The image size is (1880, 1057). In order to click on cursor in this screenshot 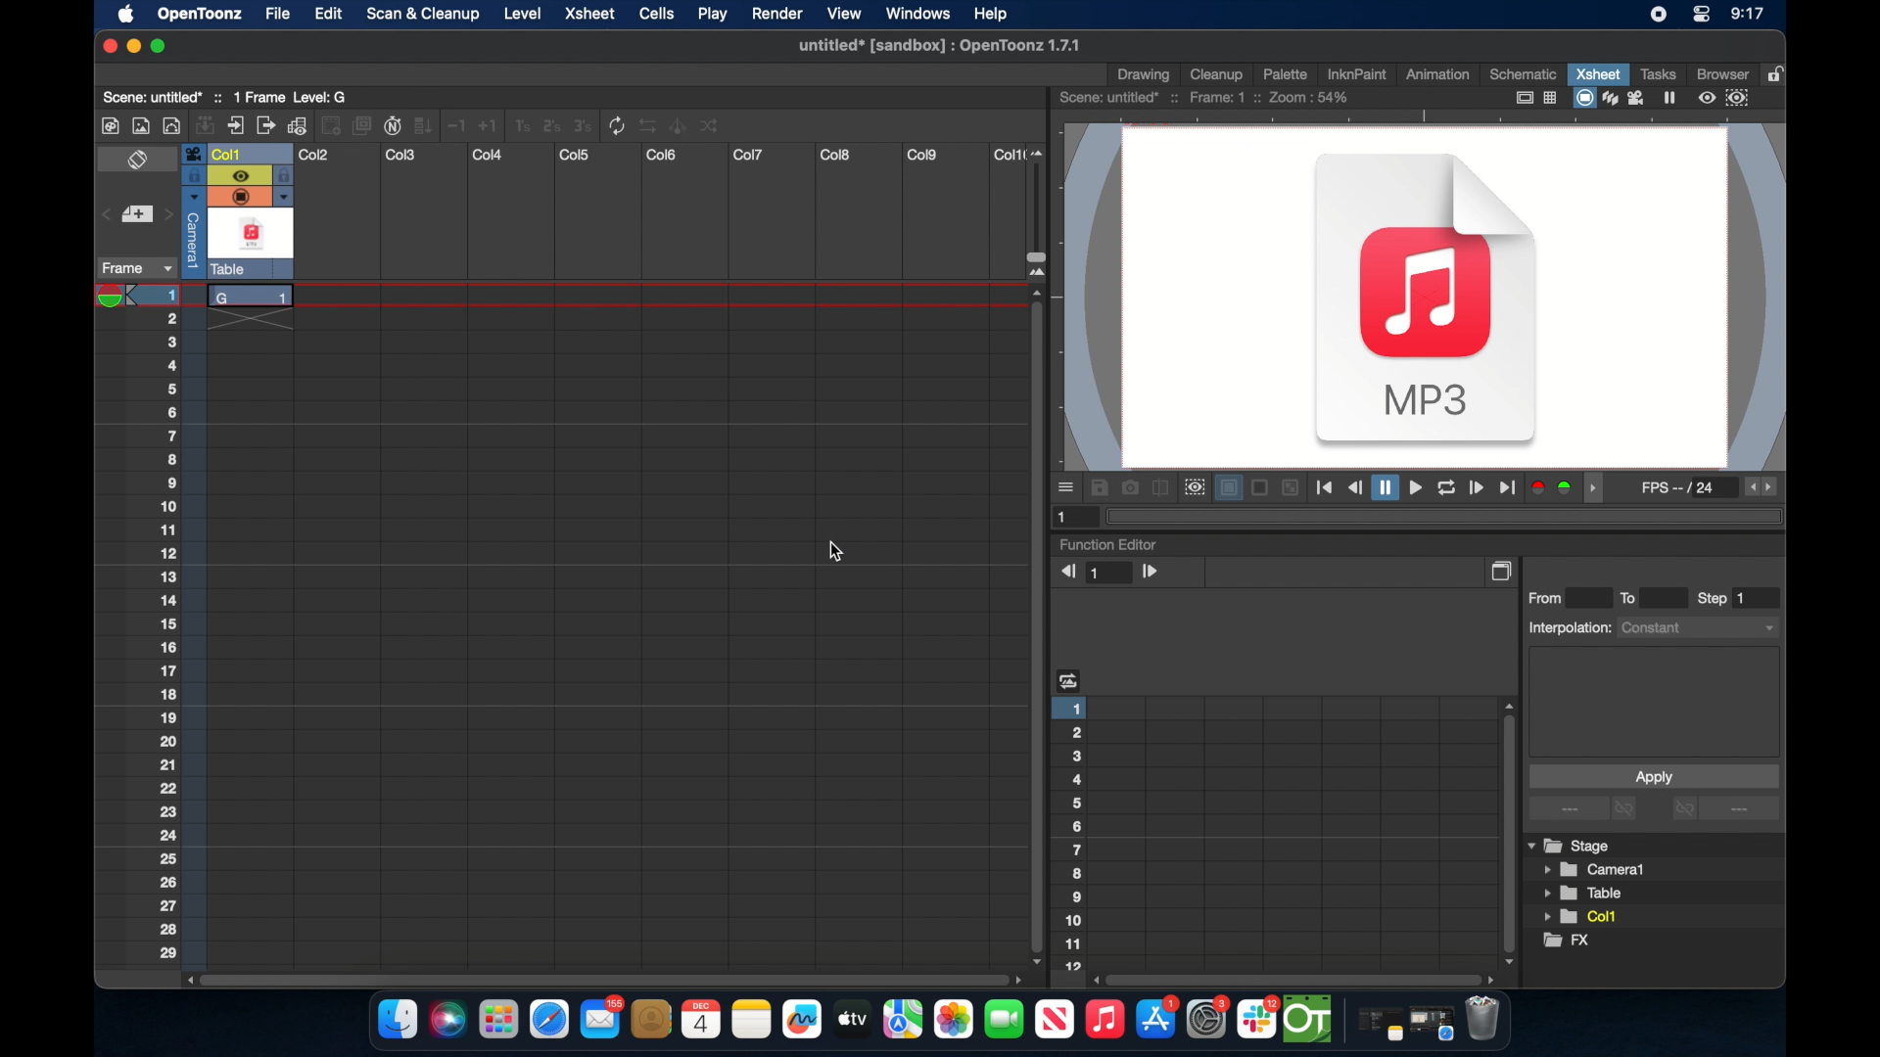, I will do `click(838, 553)`.